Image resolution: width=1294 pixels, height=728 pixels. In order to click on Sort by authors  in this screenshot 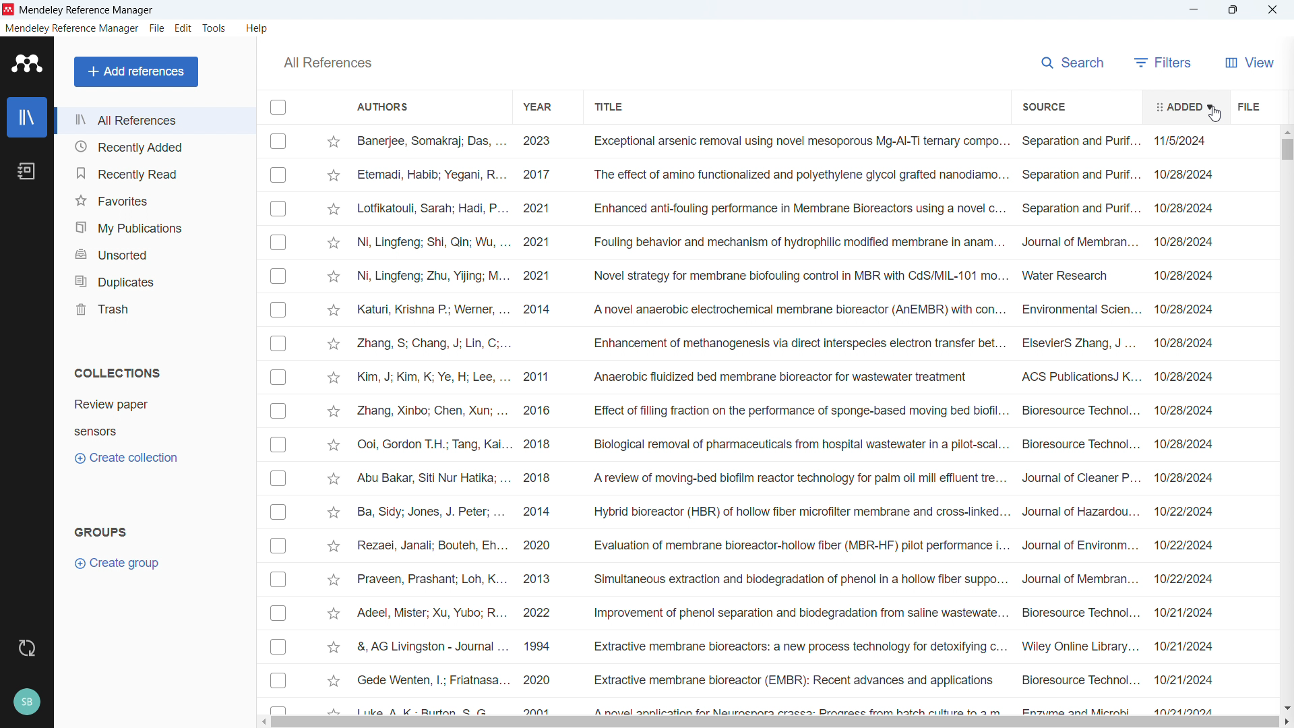, I will do `click(387, 105)`.